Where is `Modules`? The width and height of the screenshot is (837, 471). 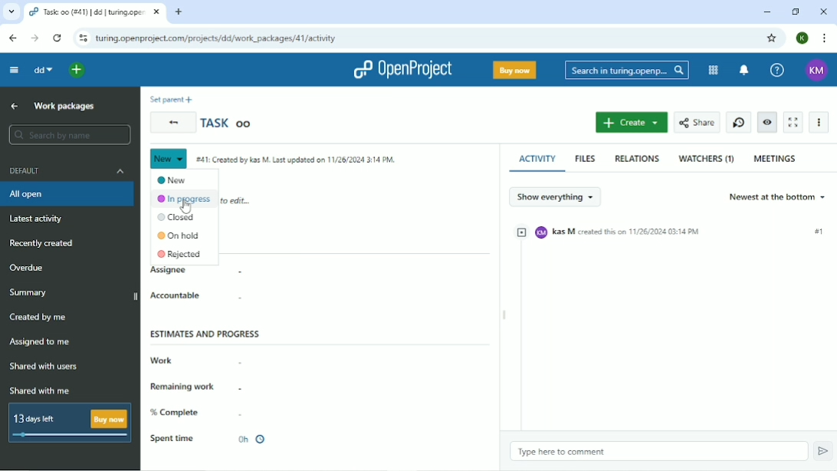
Modules is located at coordinates (714, 70).